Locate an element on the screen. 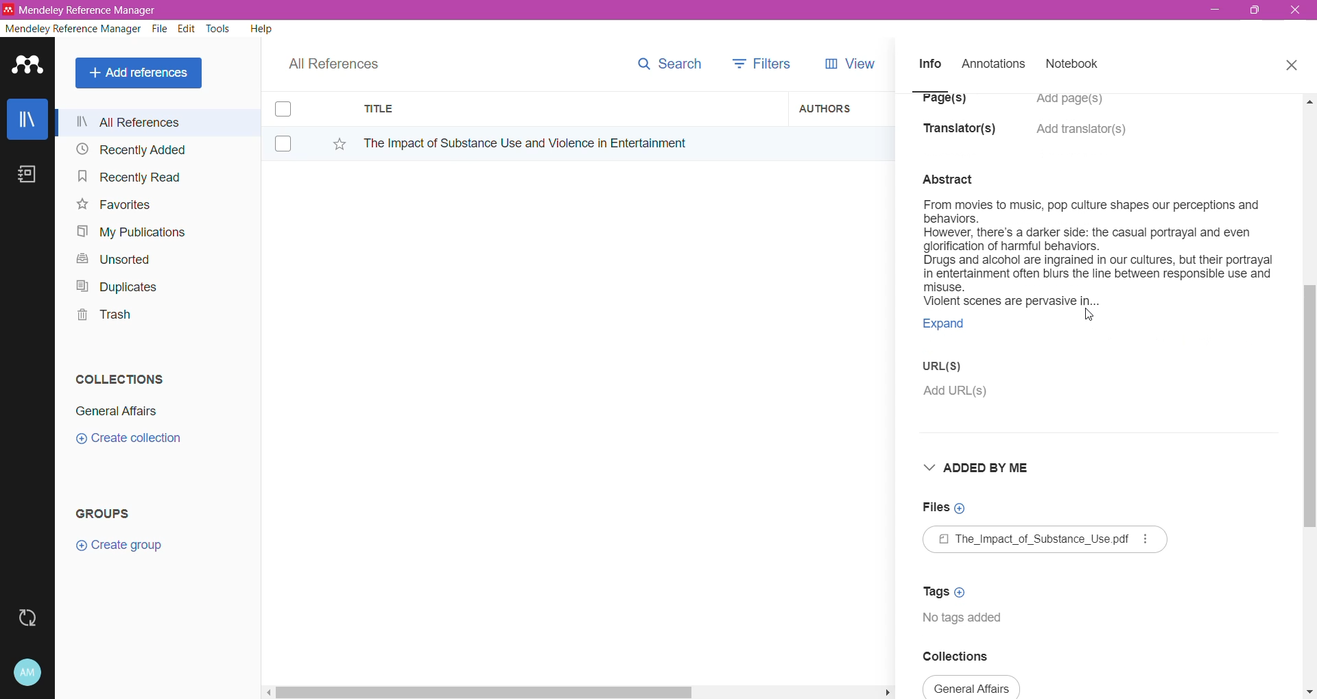 Image resolution: width=1317 pixels, height=699 pixels. Recently Read is located at coordinates (129, 176).